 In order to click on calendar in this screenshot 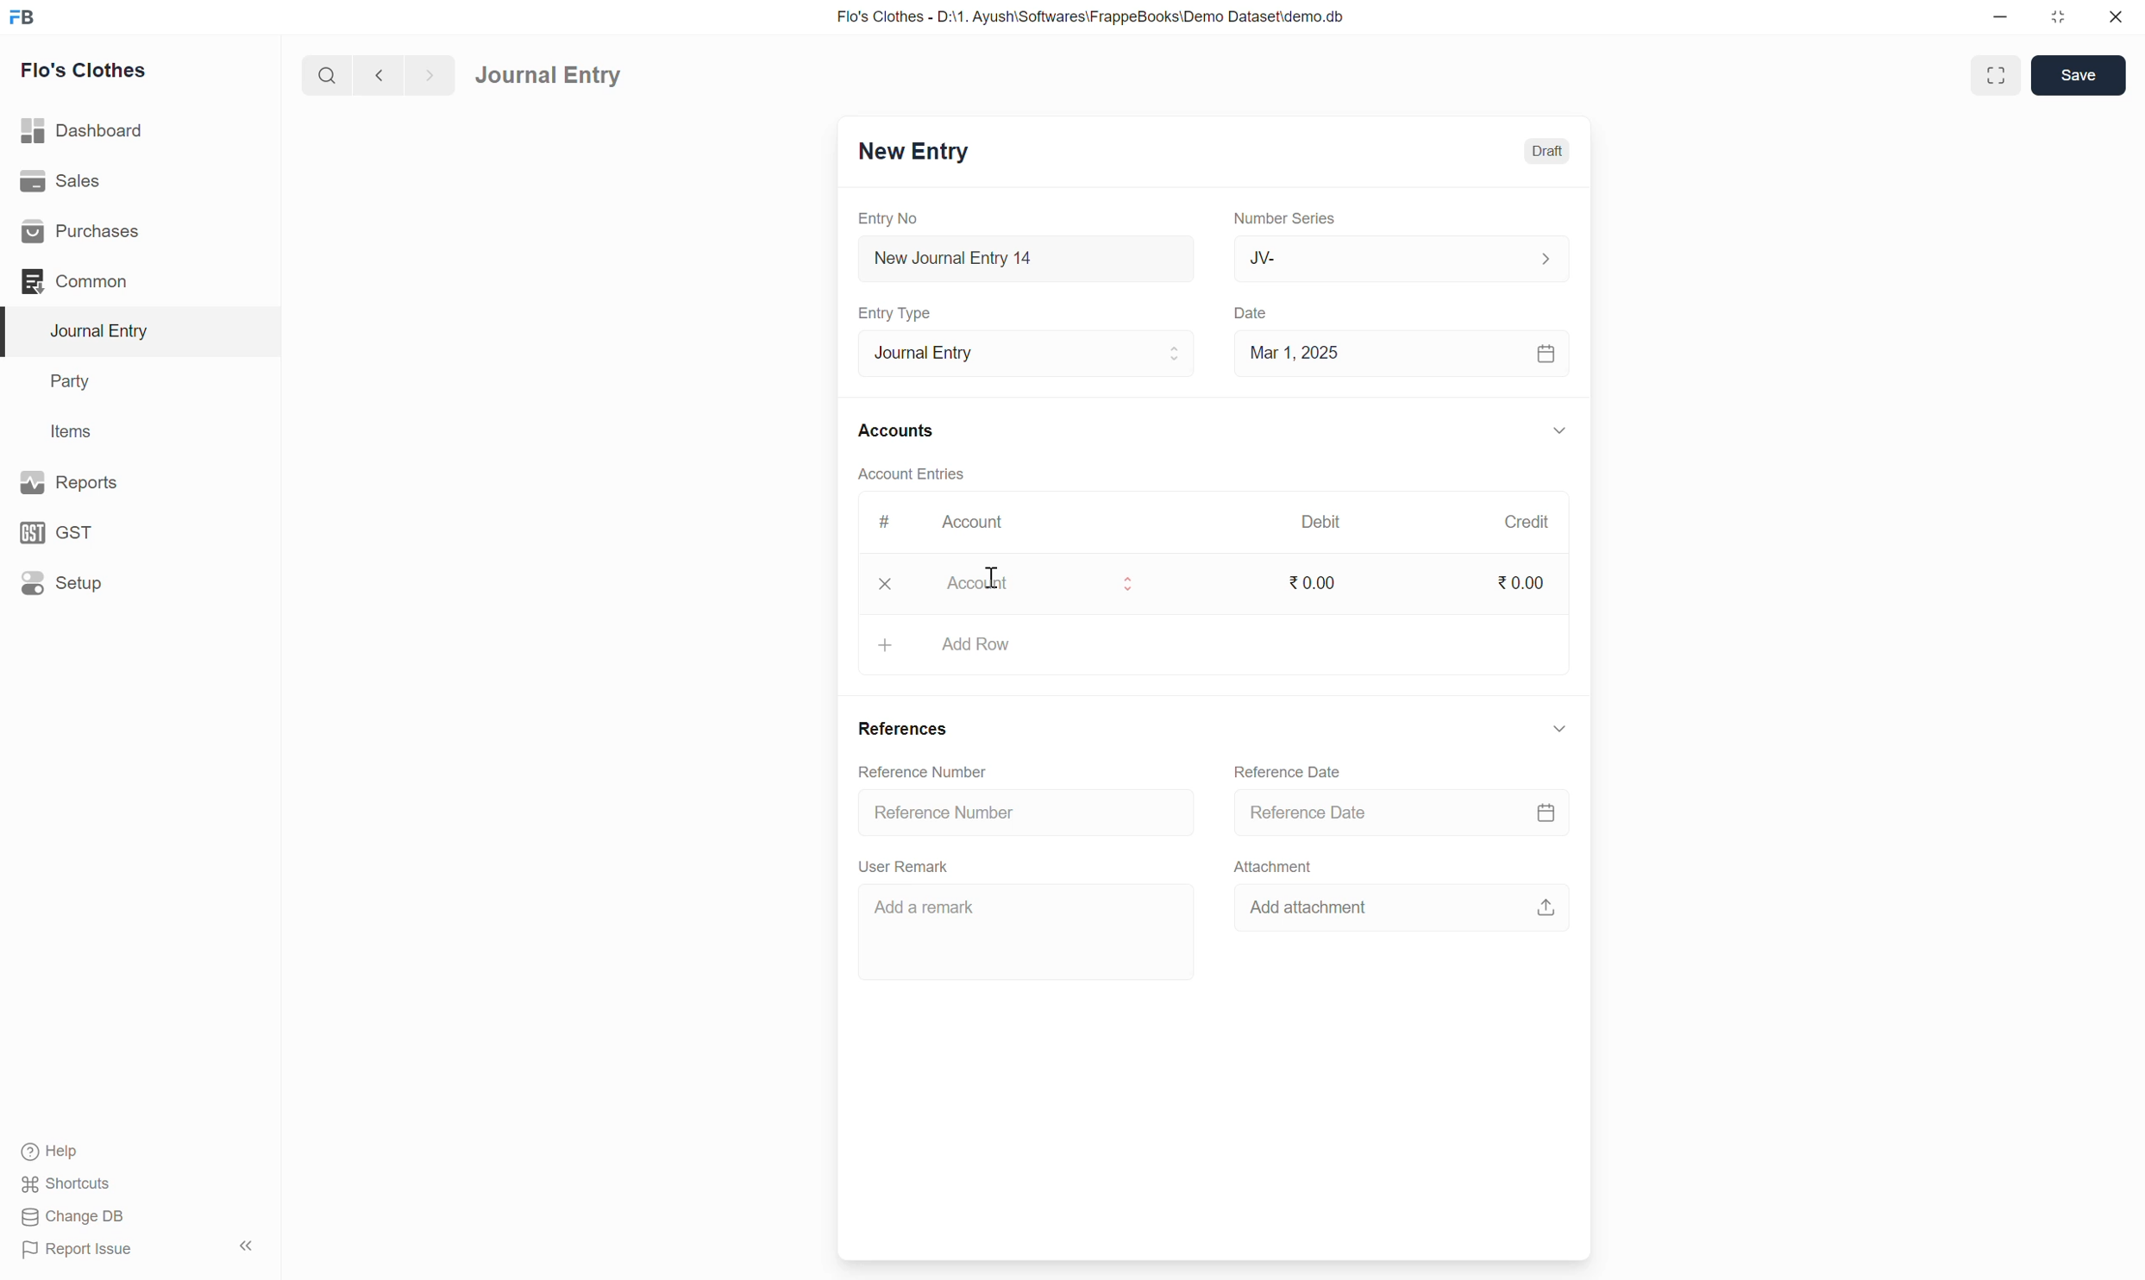, I will do `click(1546, 813)`.